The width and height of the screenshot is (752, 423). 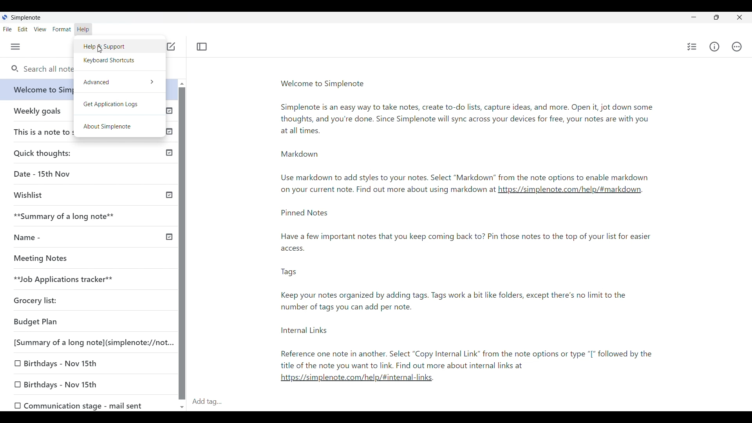 What do you see at coordinates (182, 244) in the screenshot?
I see `Vertical slide bar` at bounding box center [182, 244].